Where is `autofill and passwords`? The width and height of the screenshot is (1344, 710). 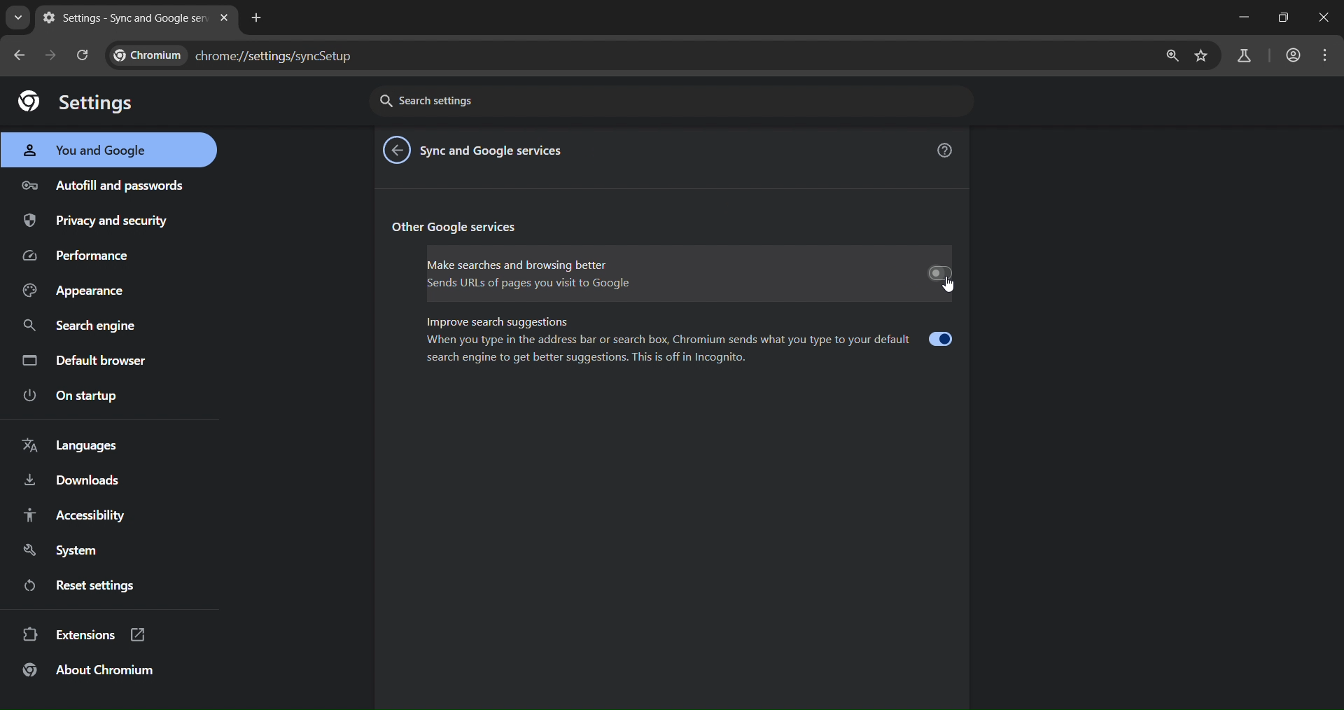 autofill and passwords is located at coordinates (106, 185).